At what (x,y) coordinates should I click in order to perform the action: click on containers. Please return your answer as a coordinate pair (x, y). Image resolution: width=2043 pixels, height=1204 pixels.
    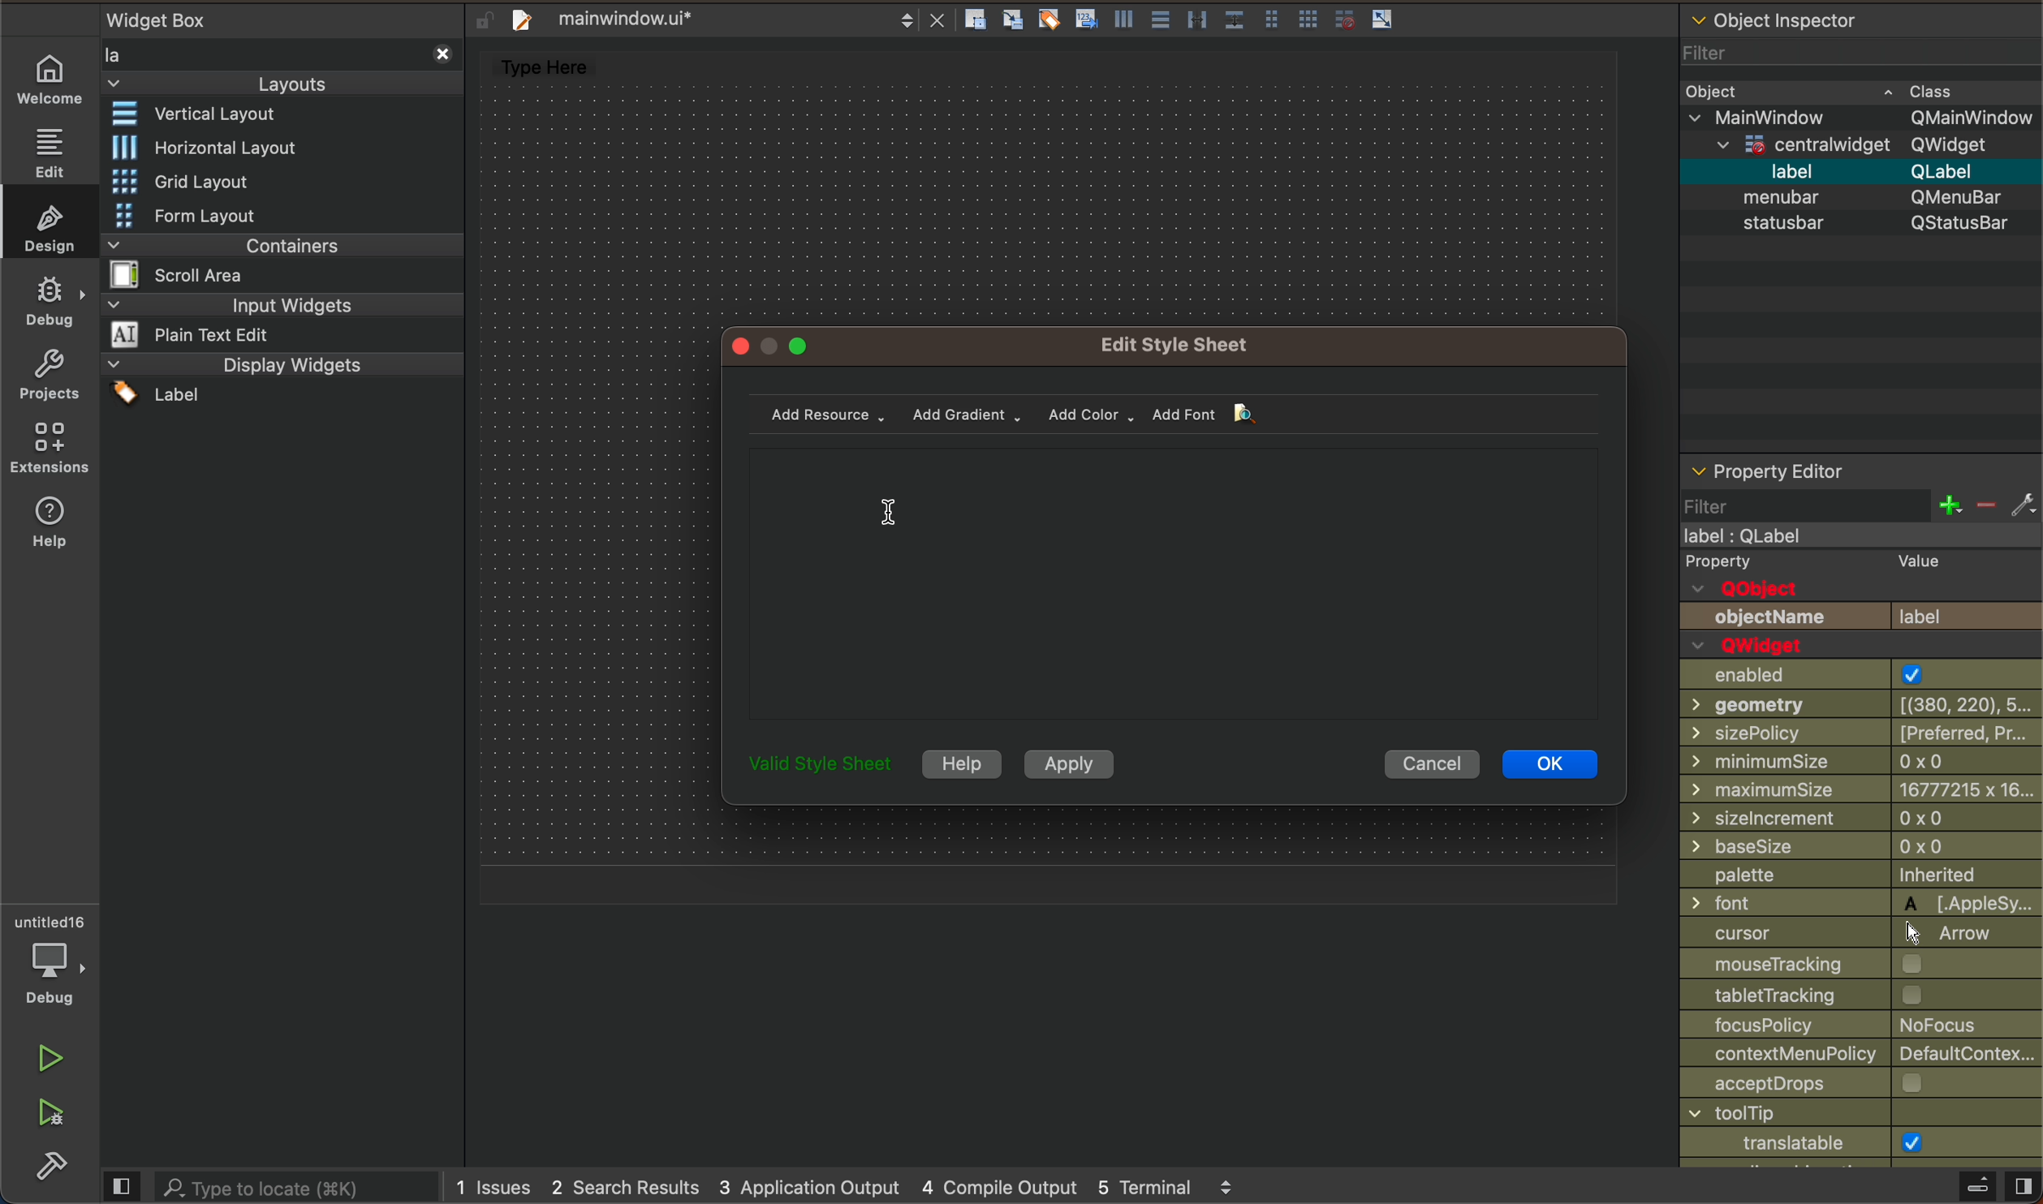
    Looking at the image, I should click on (273, 244).